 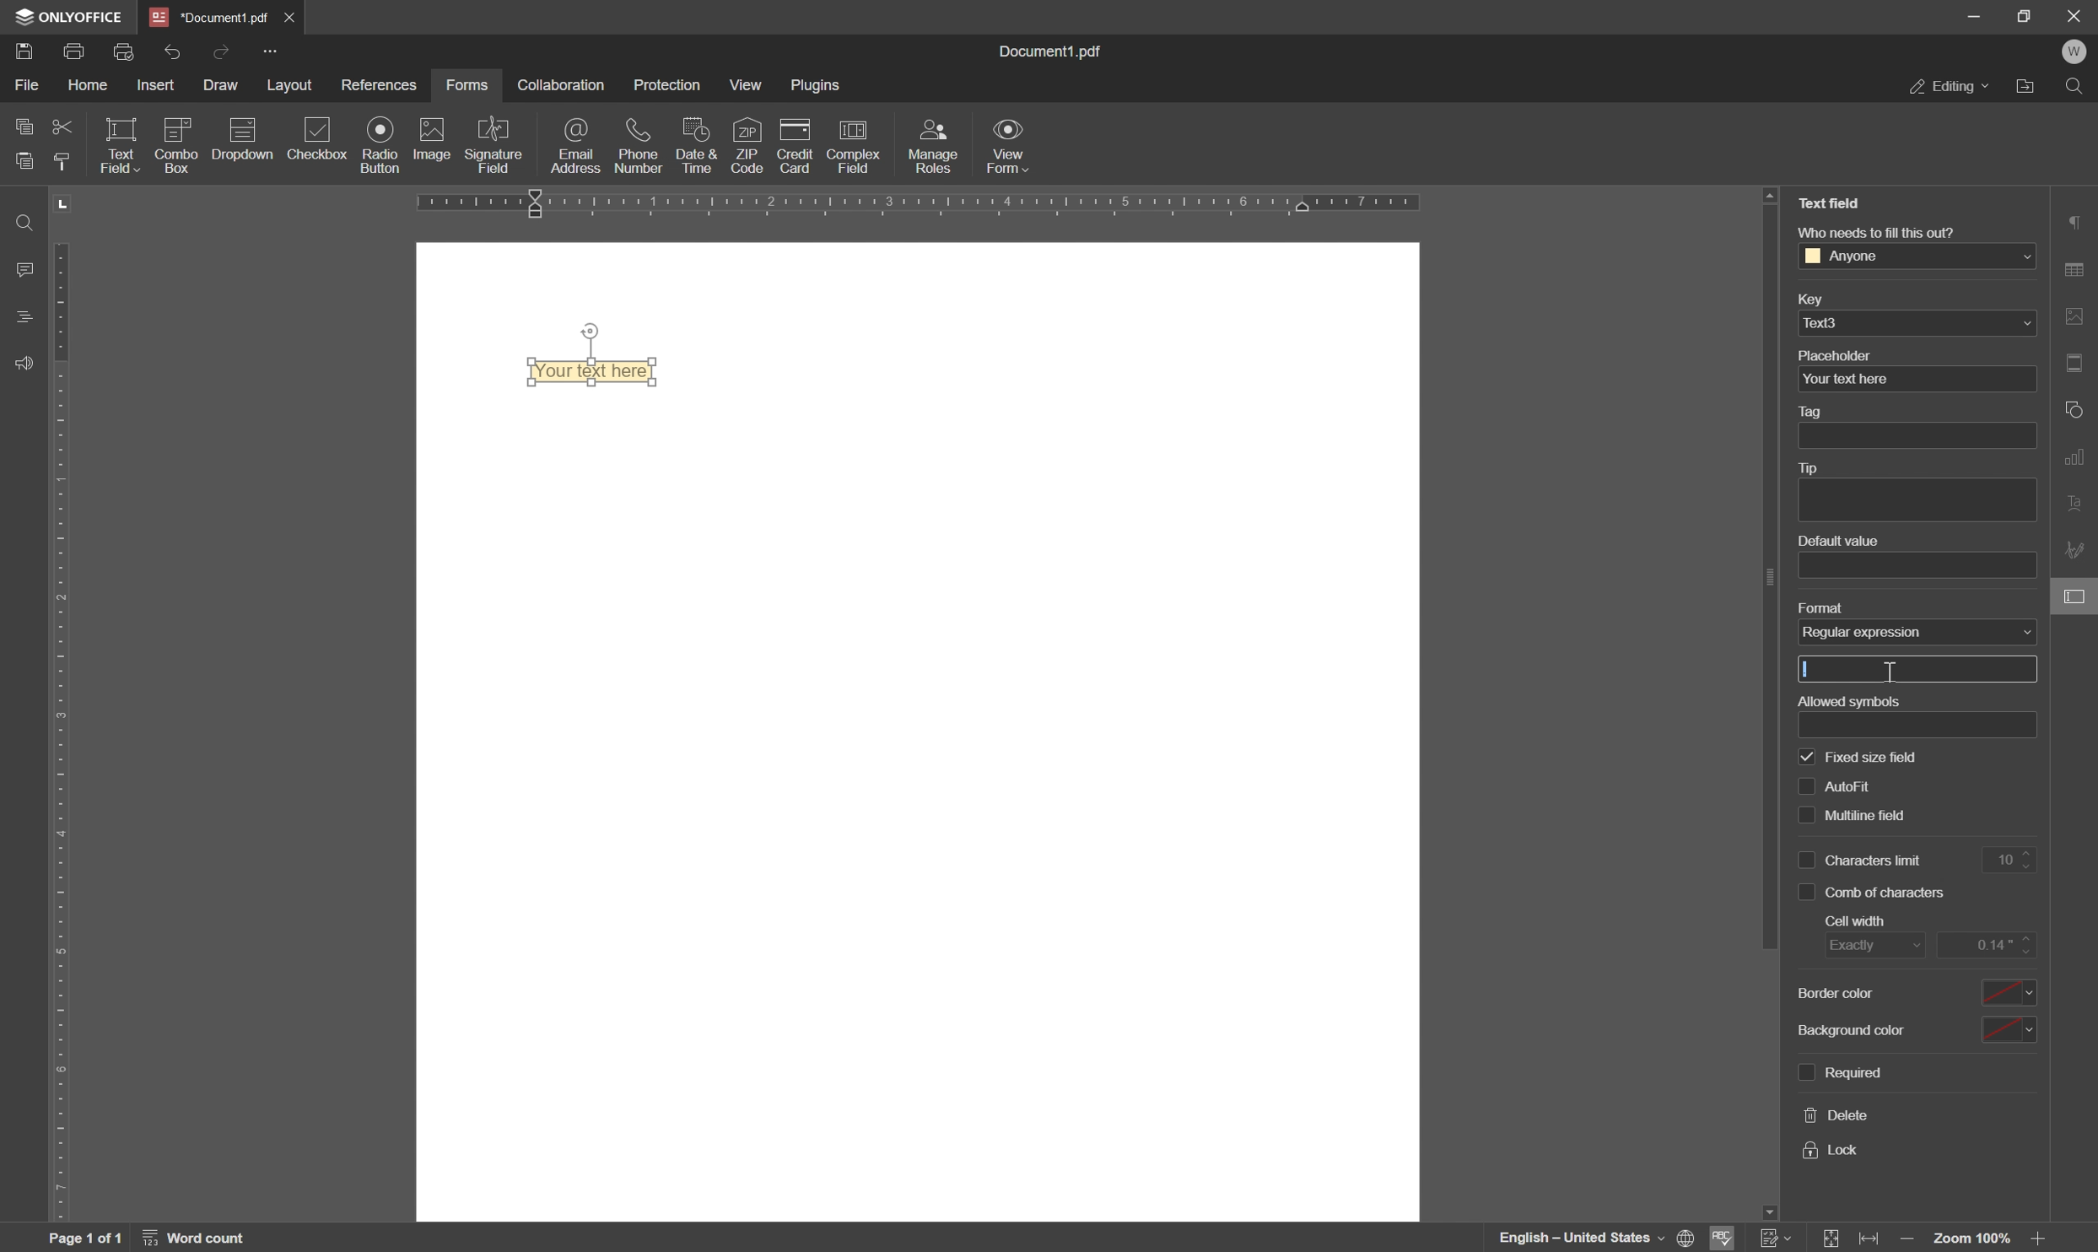 What do you see at coordinates (1776, 1239) in the screenshot?
I see `track changes` at bounding box center [1776, 1239].